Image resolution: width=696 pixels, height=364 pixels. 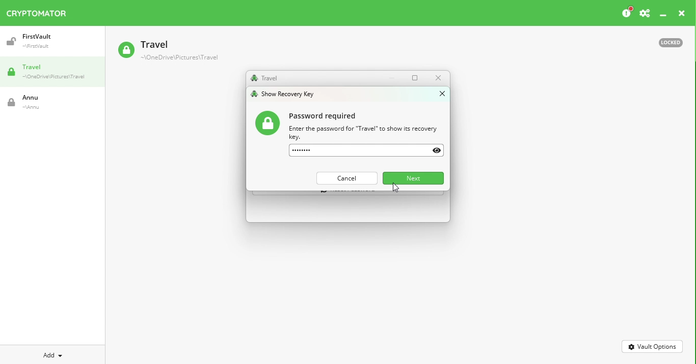 I want to click on Enter password, so click(x=367, y=150).